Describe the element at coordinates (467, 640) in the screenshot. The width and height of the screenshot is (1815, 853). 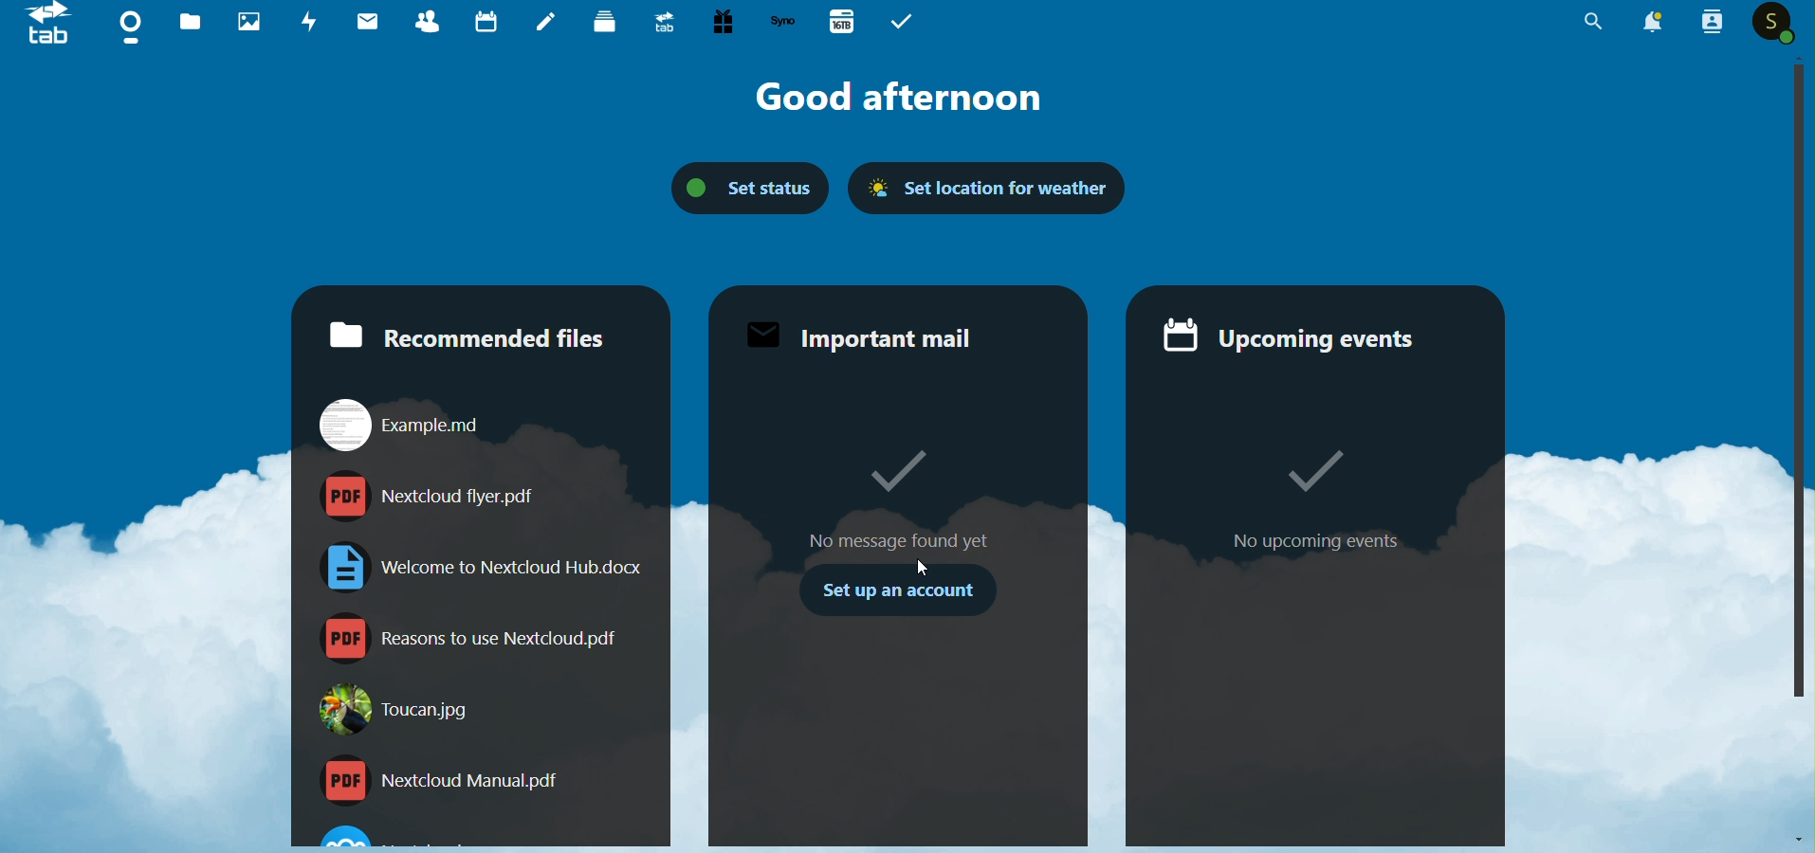
I see `Reasons to use Nextcloud.pdf` at that location.